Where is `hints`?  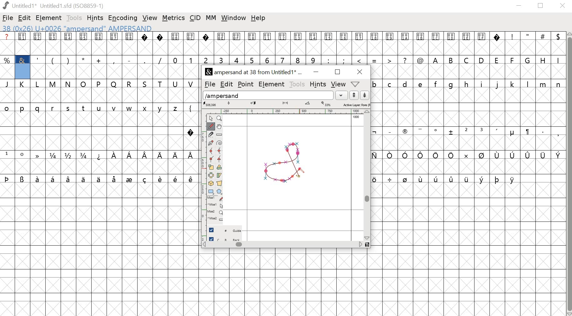 hints is located at coordinates (96, 18).